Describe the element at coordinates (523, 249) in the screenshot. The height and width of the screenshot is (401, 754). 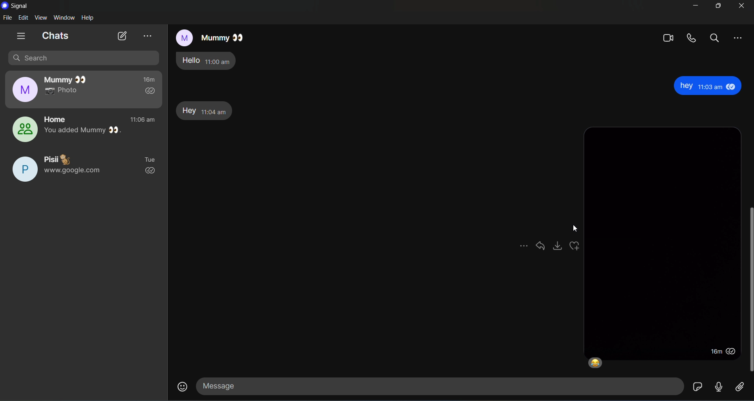
I see `more` at that location.